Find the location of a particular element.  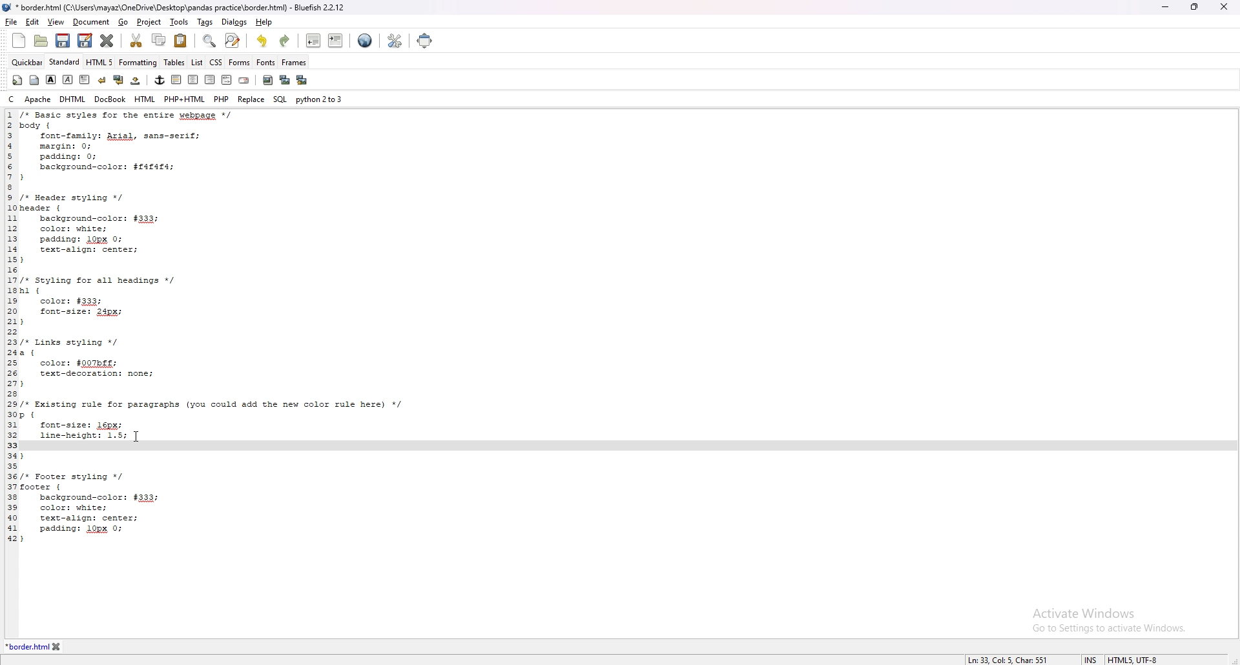

open is located at coordinates (41, 41).